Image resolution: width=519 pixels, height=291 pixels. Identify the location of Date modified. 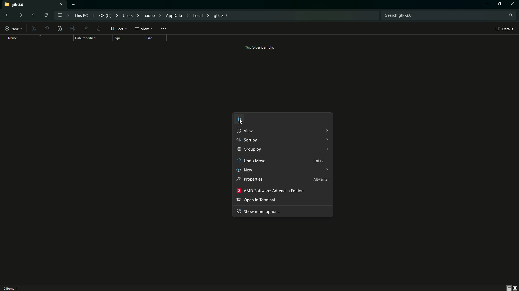
(87, 38).